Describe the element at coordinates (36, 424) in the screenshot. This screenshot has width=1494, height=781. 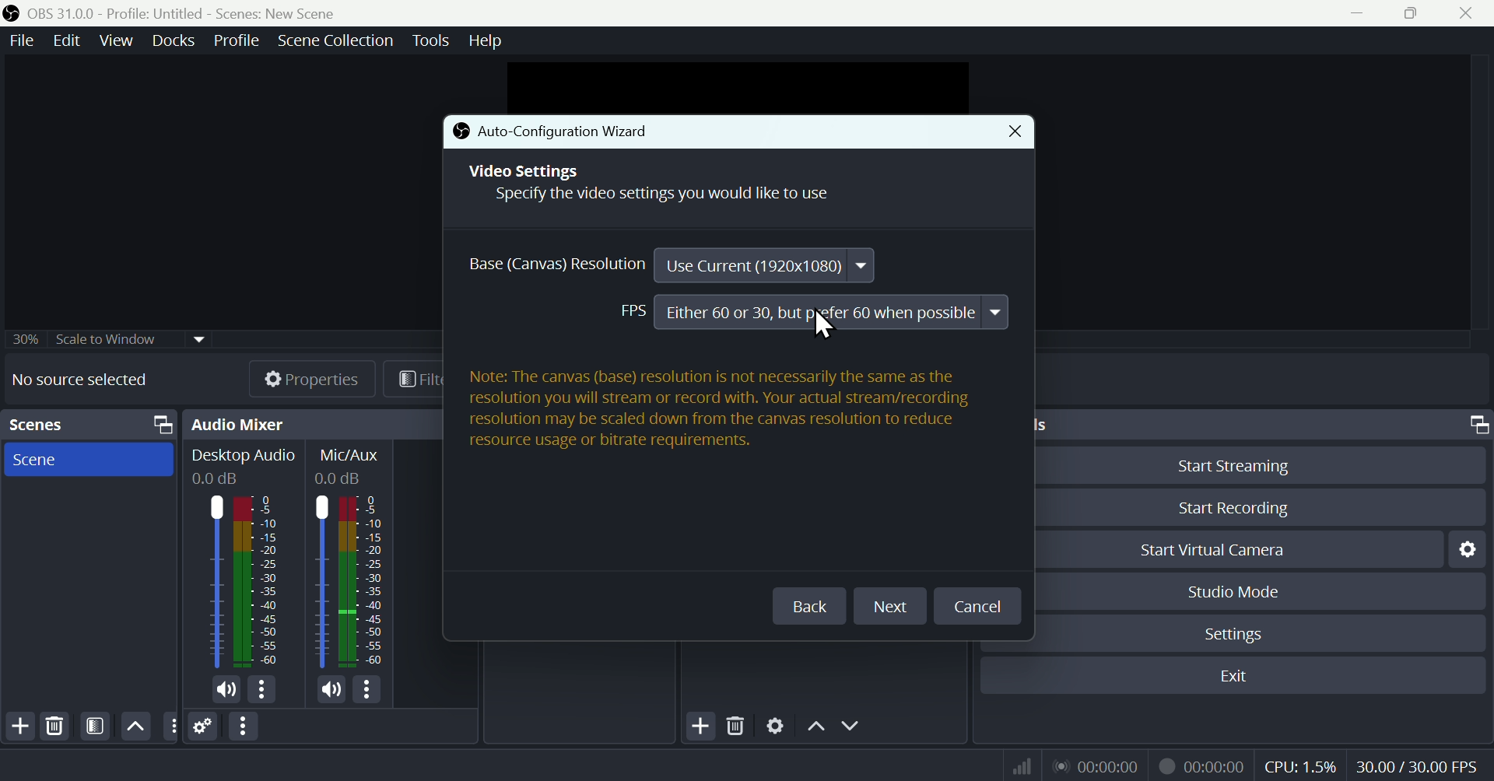
I see `Scenes` at that location.